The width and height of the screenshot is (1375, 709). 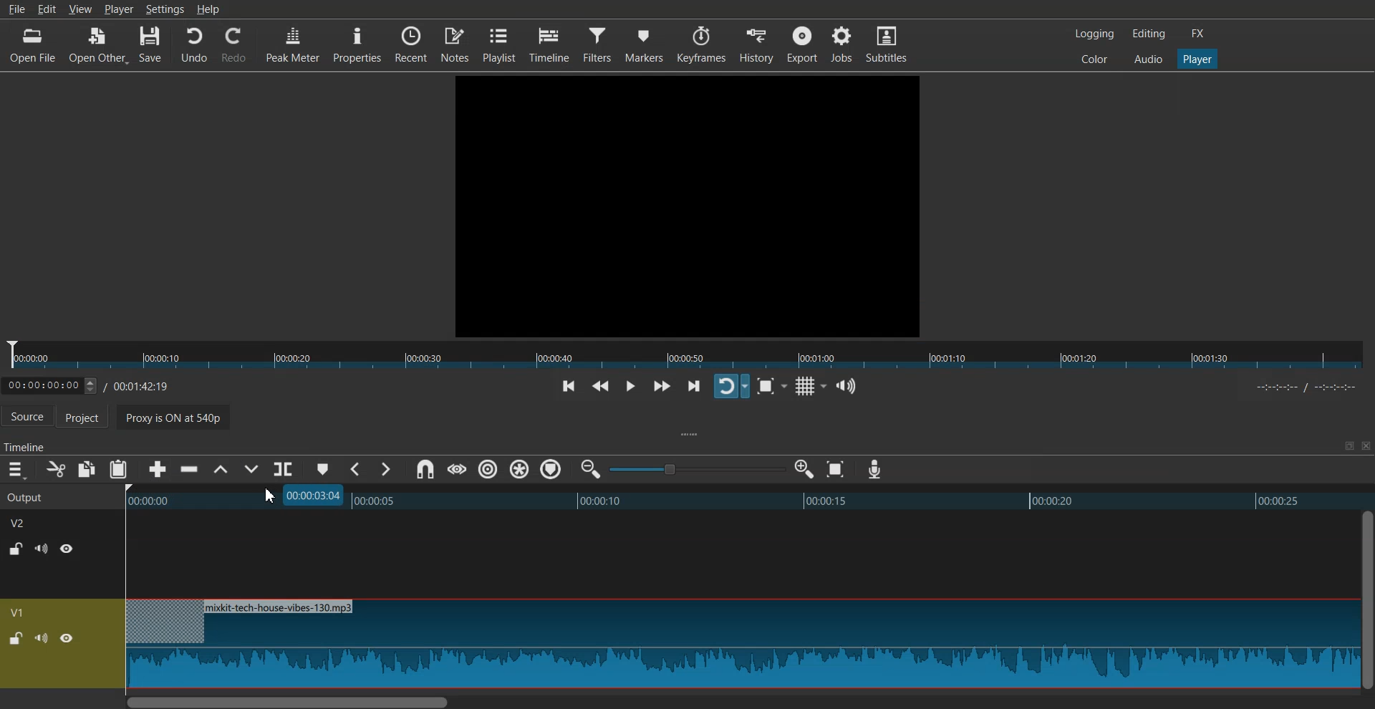 I want to click on Toggle grid display on the player, so click(x=808, y=387).